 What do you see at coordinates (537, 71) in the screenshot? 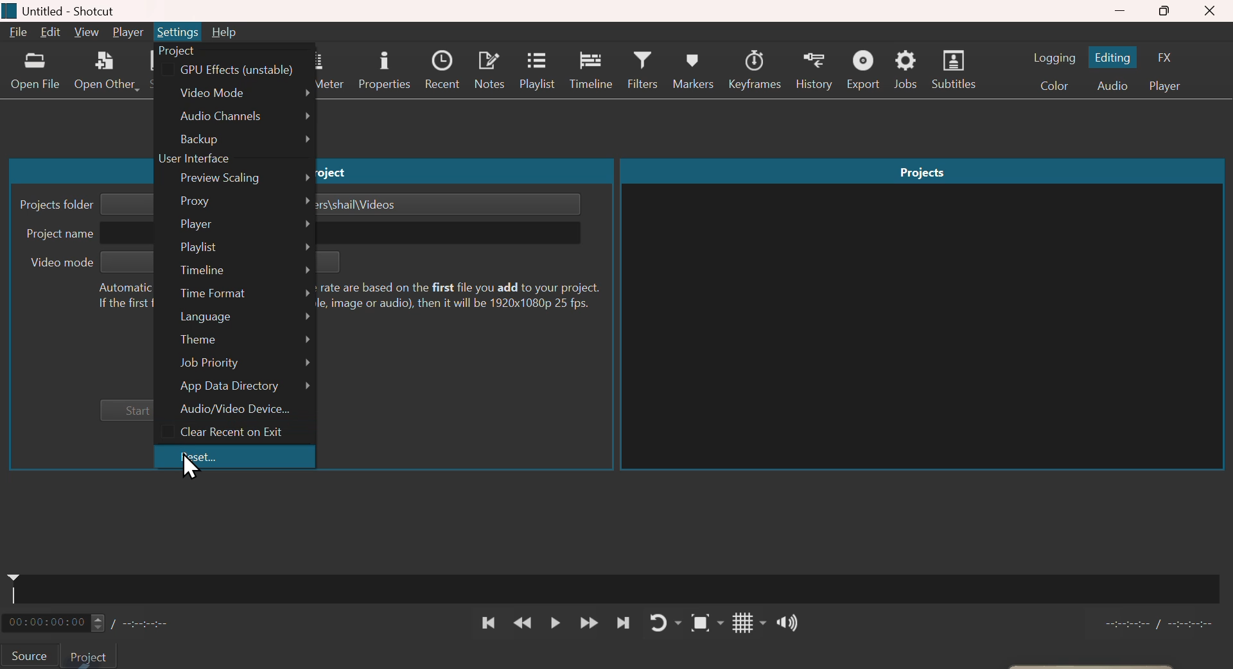
I see `Playlist` at bounding box center [537, 71].